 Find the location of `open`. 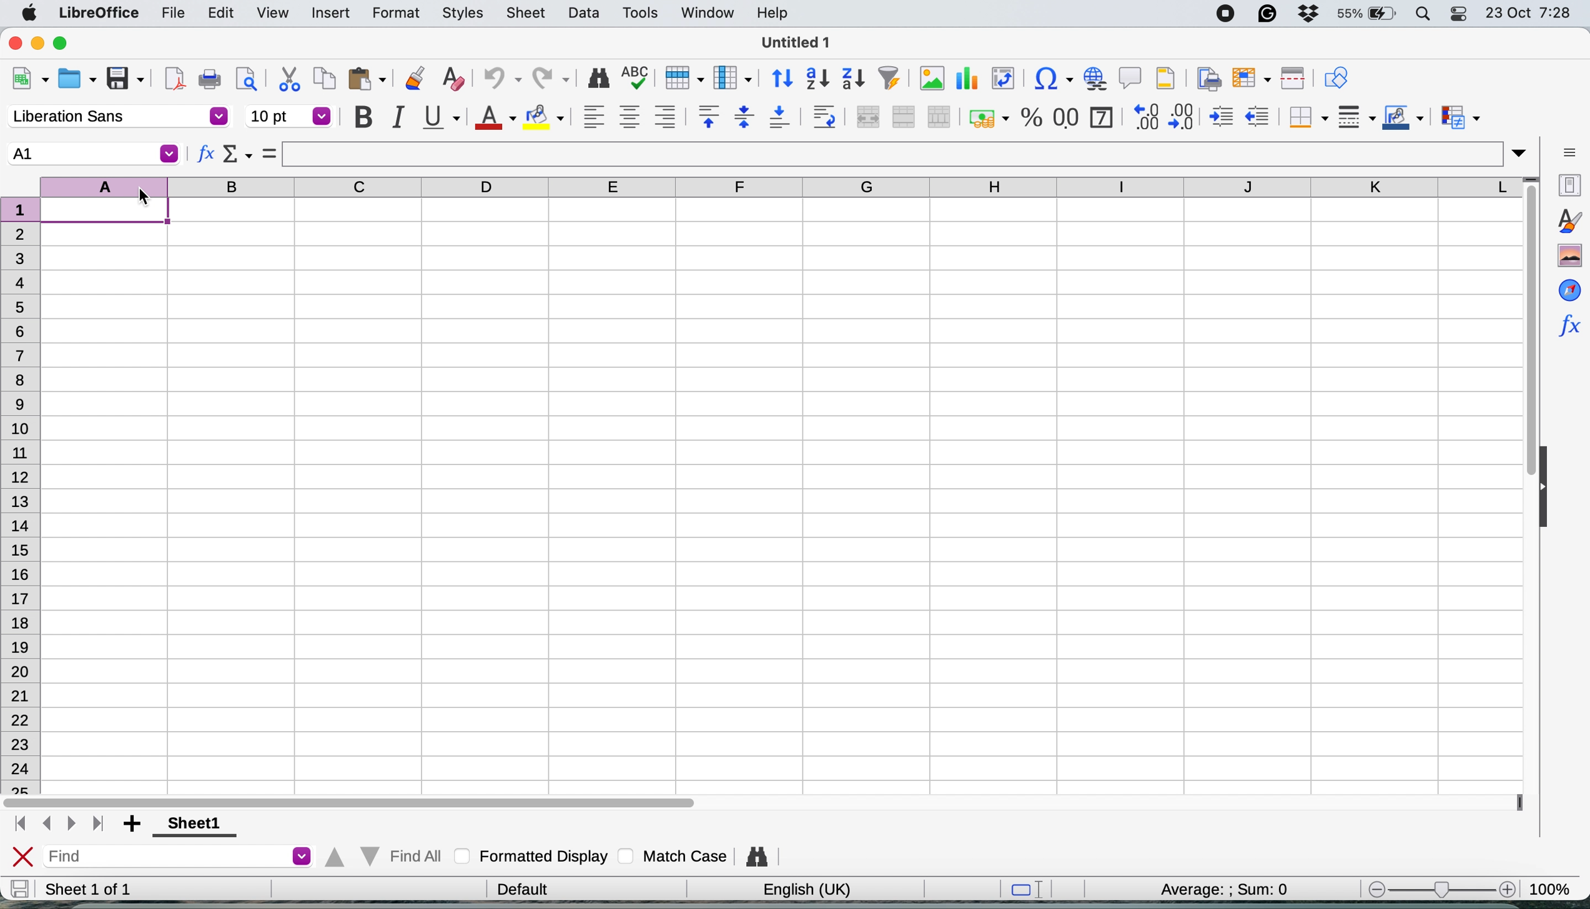

open is located at coordinates (79, 79).